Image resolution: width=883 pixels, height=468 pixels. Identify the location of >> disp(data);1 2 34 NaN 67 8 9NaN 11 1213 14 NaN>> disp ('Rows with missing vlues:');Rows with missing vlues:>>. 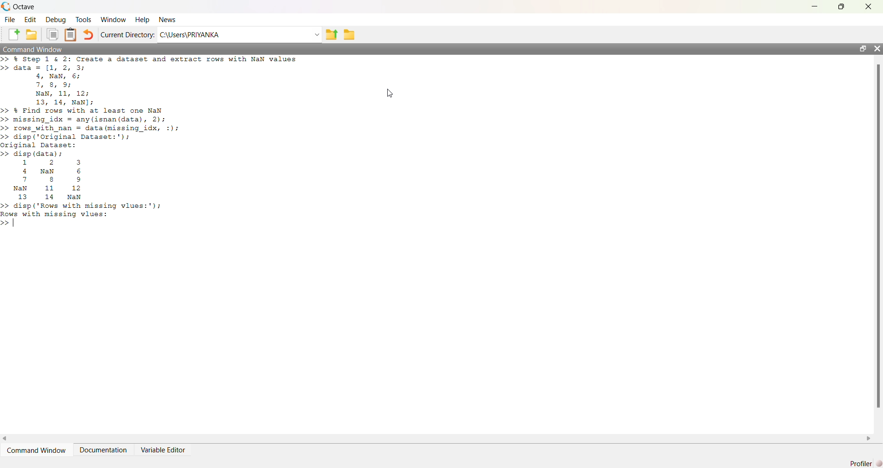
(83, 189).